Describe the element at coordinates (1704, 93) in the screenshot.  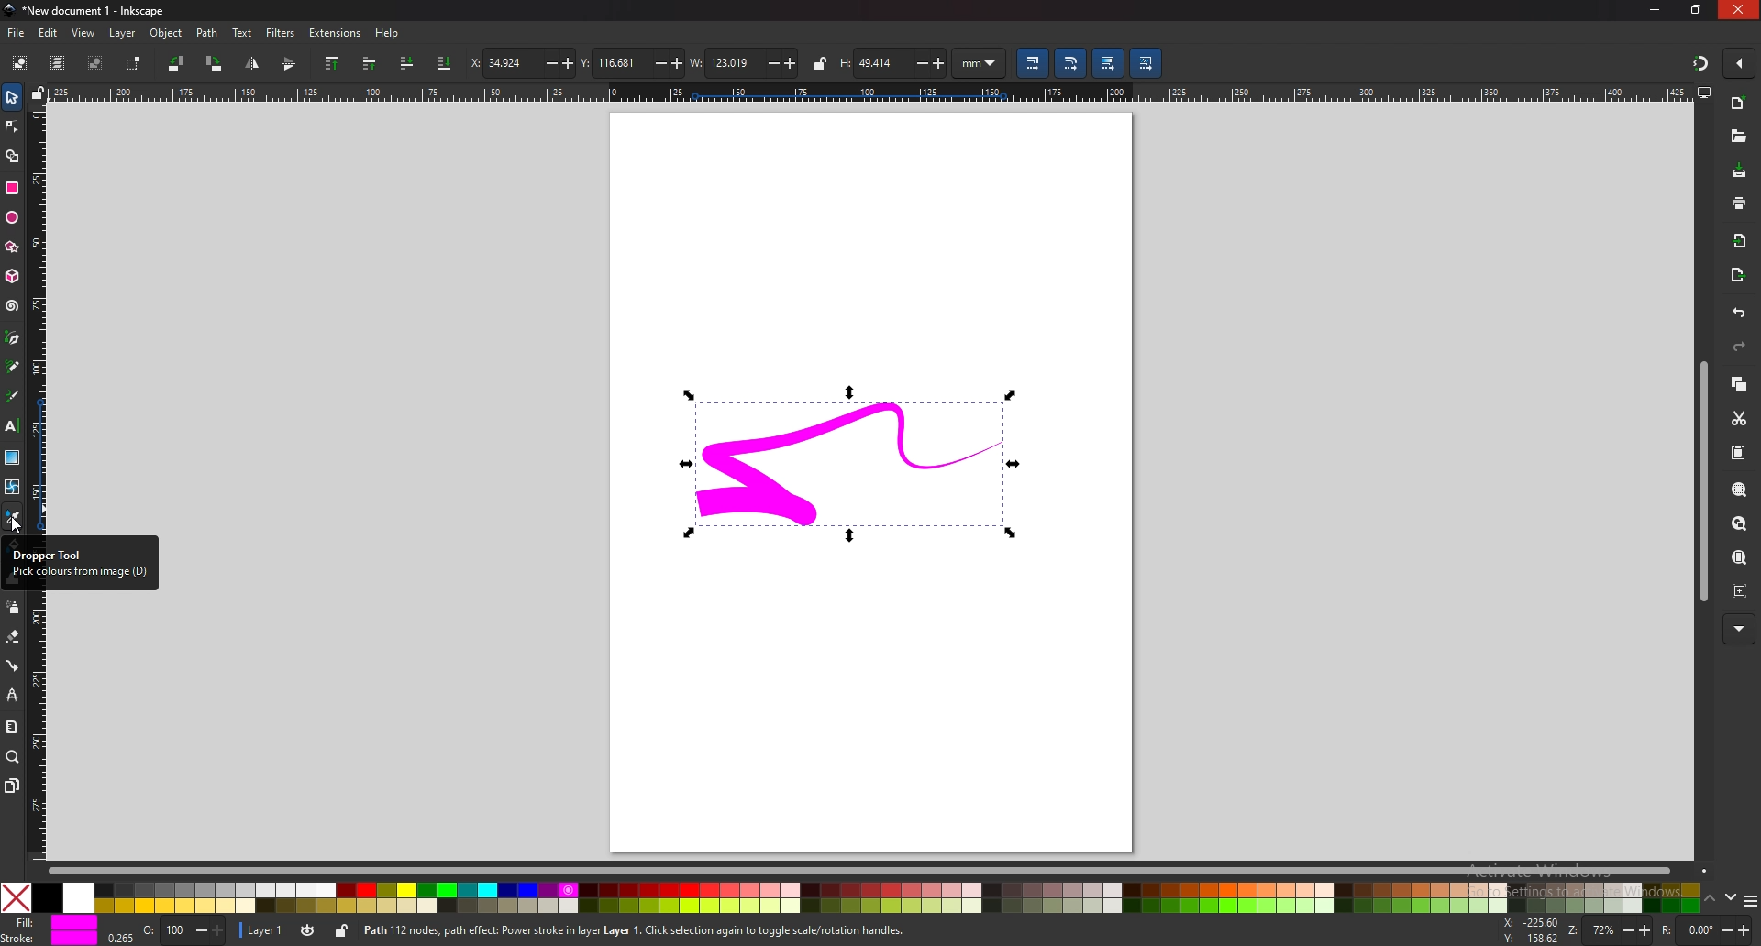
I see `display views` at that location.